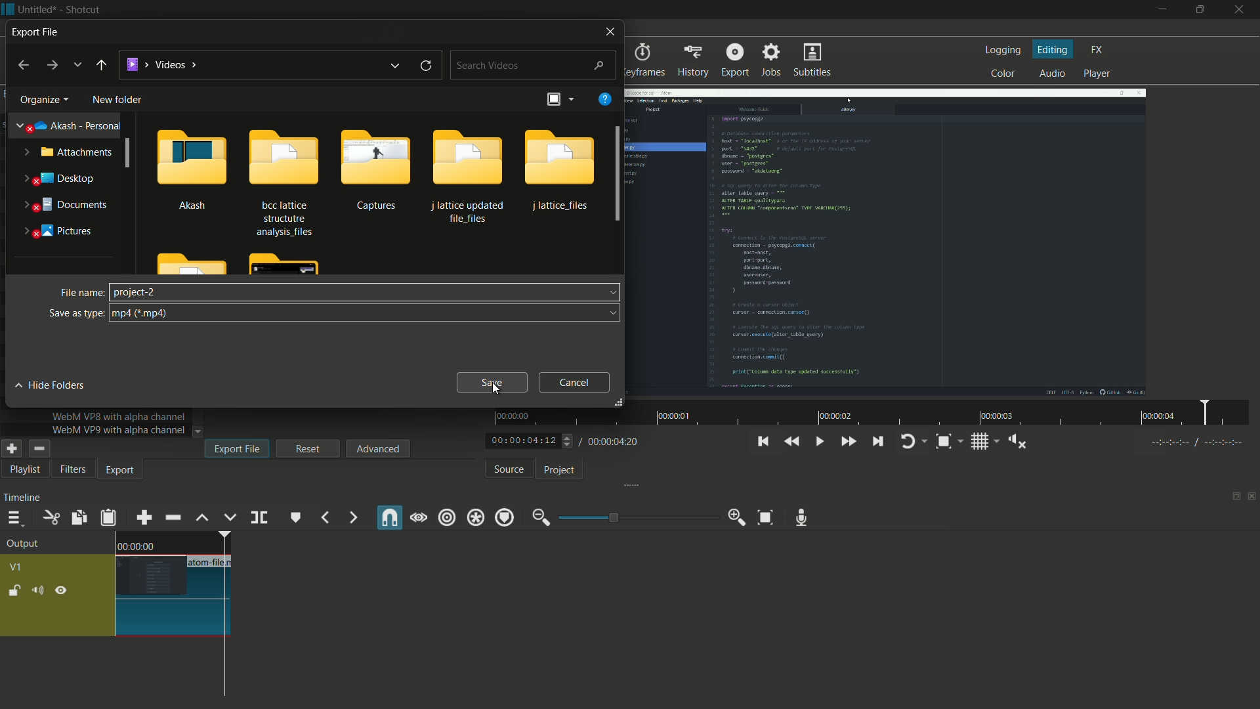 Image resolution: width=1260 pixels, height=709 pixels. I want to click on forward, so click(54, 66).